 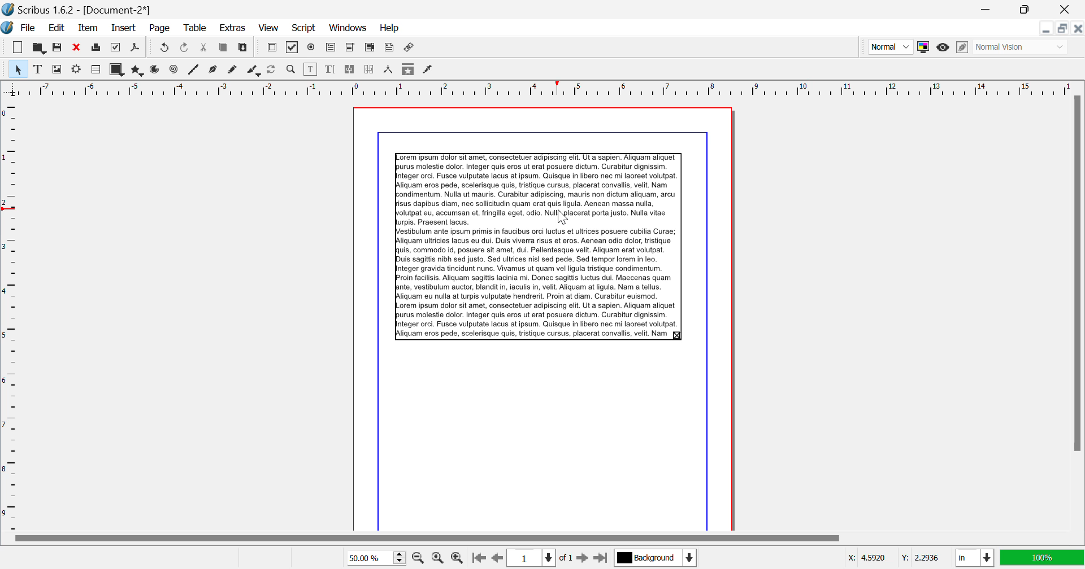 What do you see at coordinates (20, 28) in the screenshot?
I see `File` at bounding box center [20, 28].